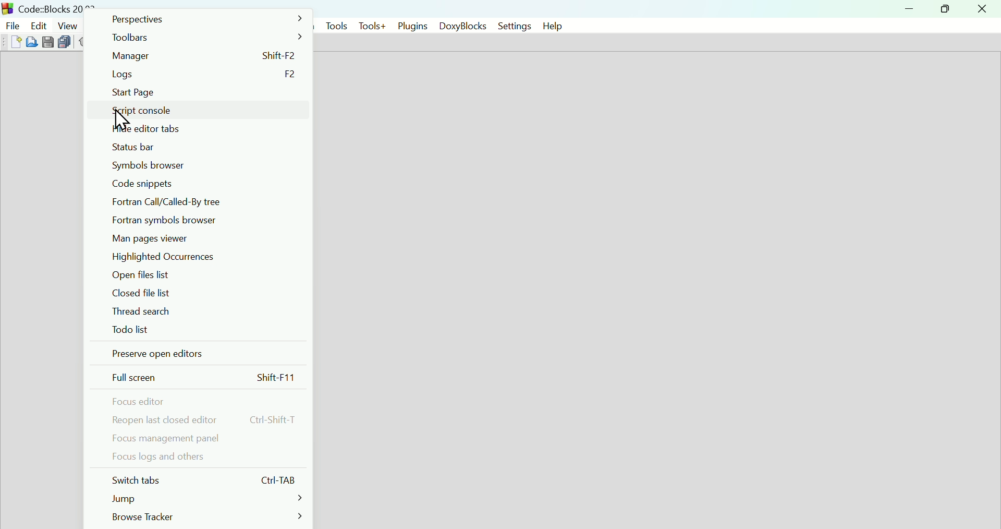  I want to click on Close, so click(982, 9).